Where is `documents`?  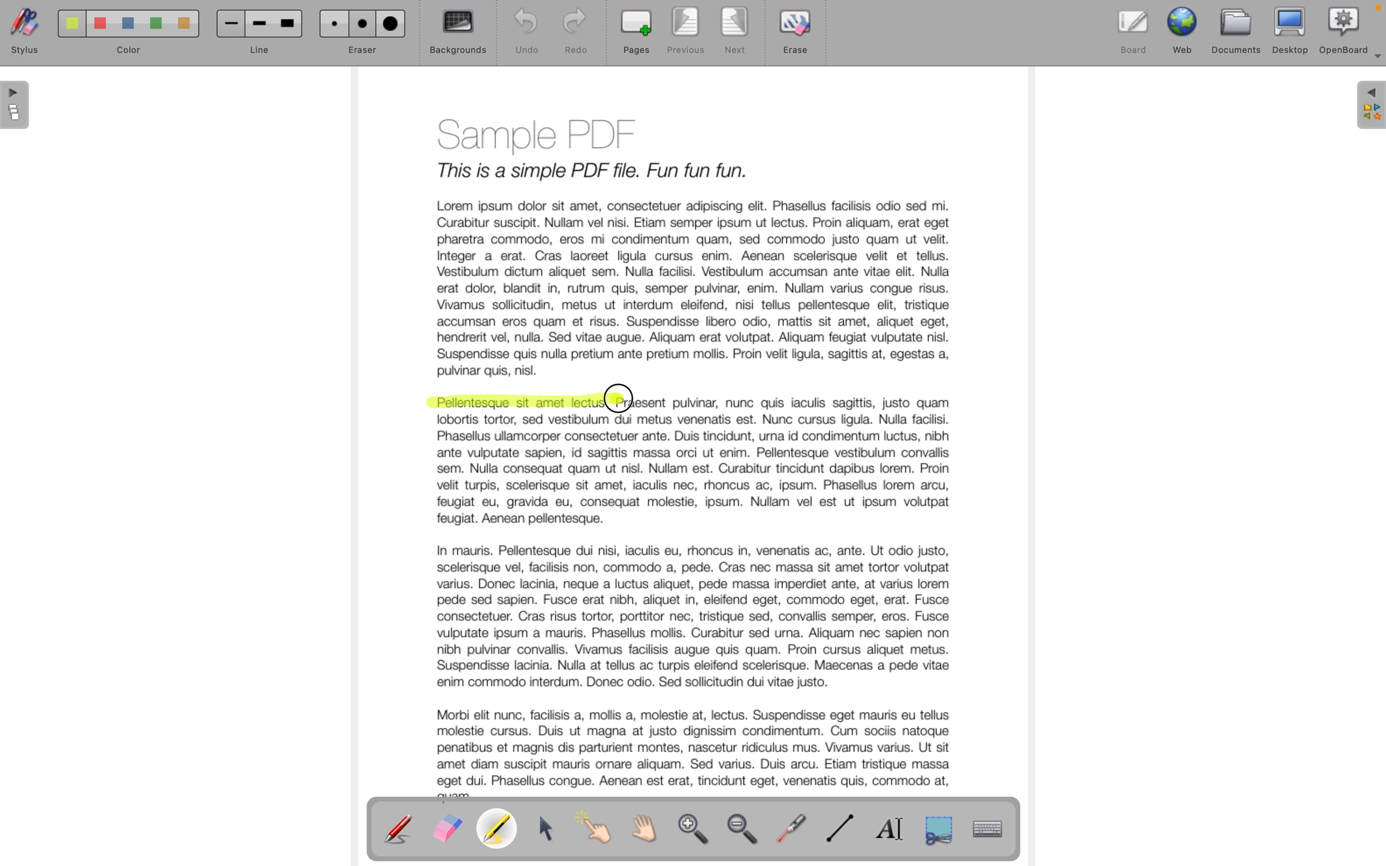
documents is located at coordinates (1238, 30).